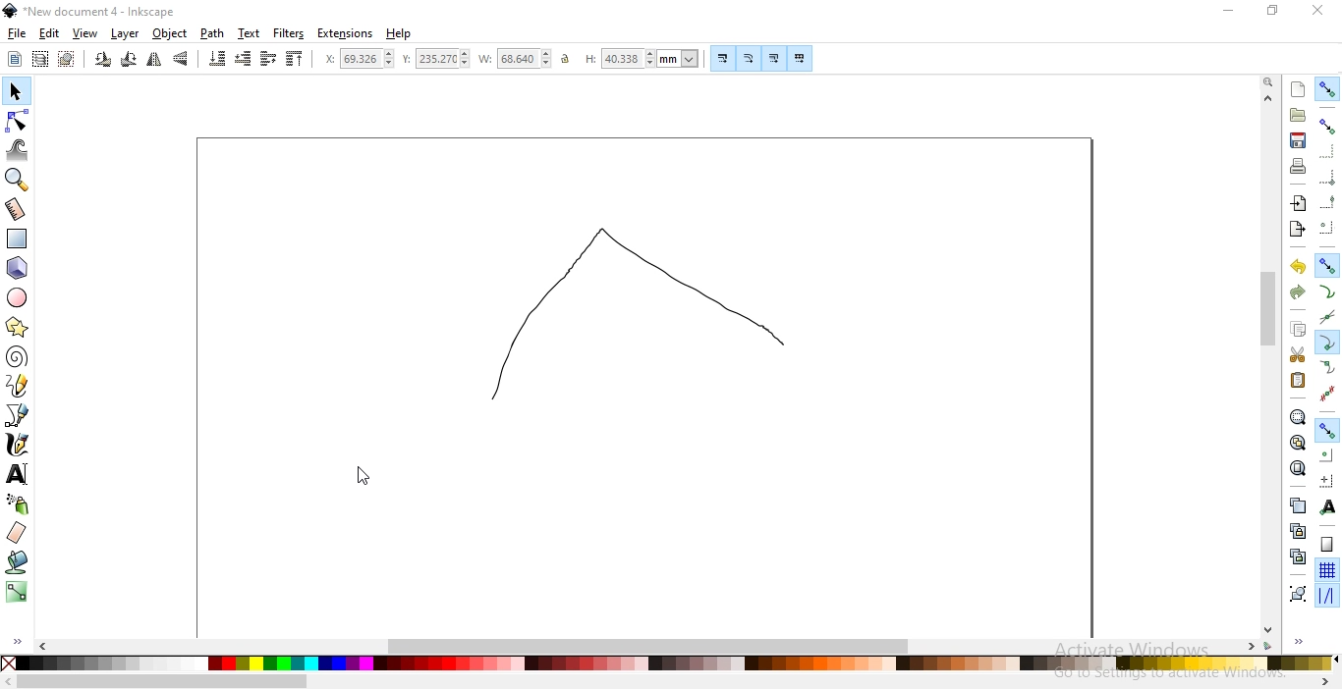 The width and height of the screenshot is (1342, 689). Describe the element at coordinates (1273, 11) in the screenshot. I see `restore down` at that location.